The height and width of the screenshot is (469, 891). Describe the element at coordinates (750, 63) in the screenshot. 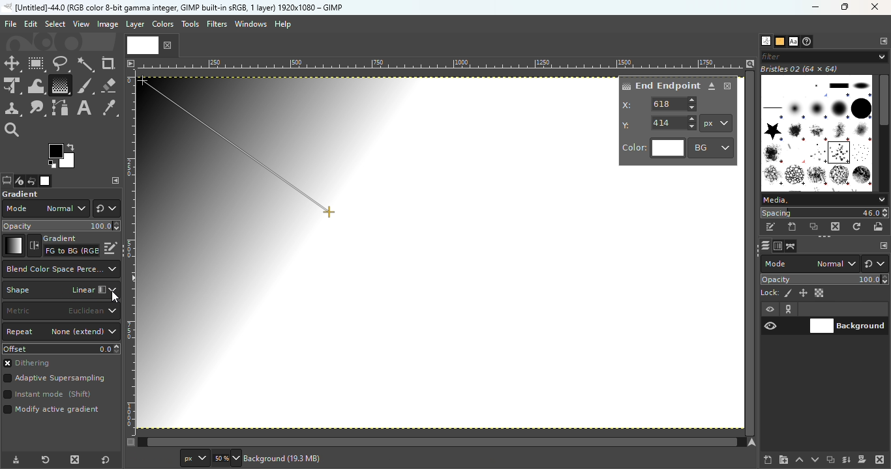

I see `Zoom image when window size changes` at that location.